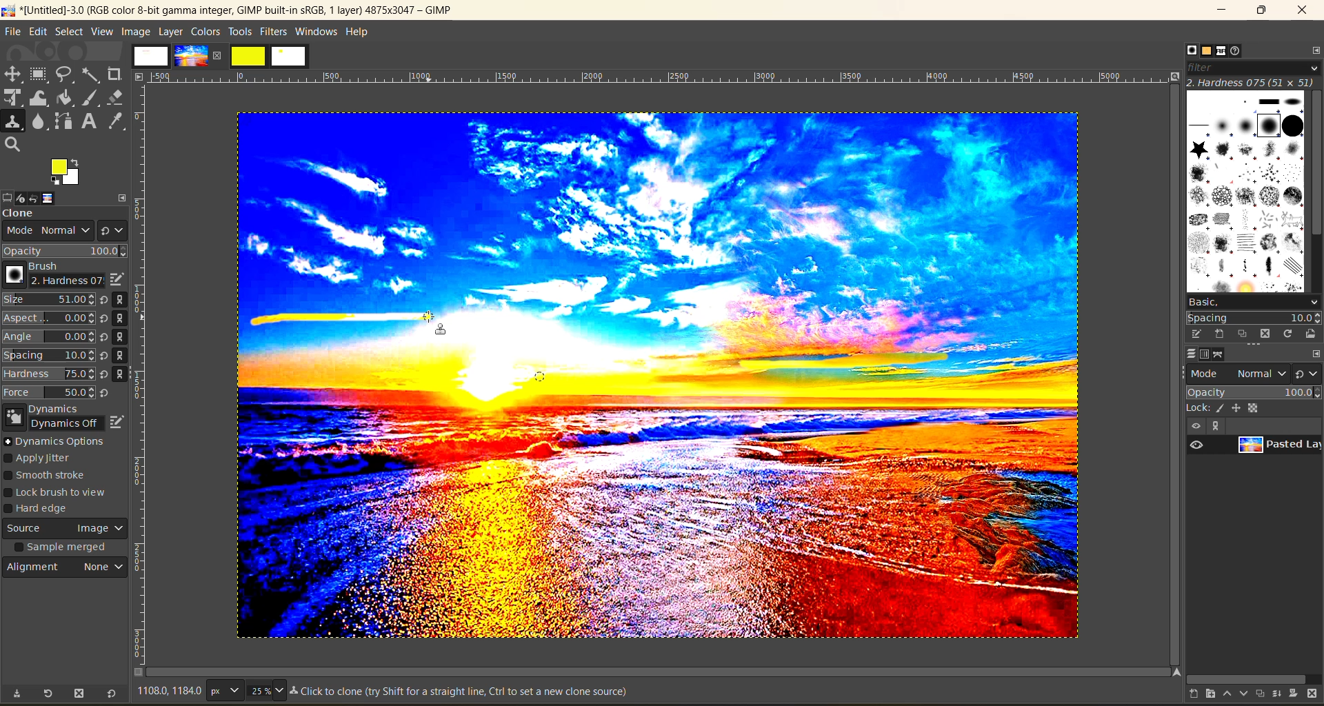 This screenshot has width=1324, height=706. Describe the element at coordinates (49, 319) in the screenshot. I see `Aspect... 0.00` at that location.